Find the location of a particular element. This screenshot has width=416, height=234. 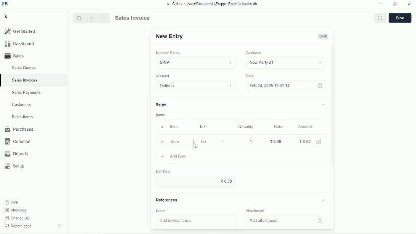

Save is located at coordinates (400, 18).